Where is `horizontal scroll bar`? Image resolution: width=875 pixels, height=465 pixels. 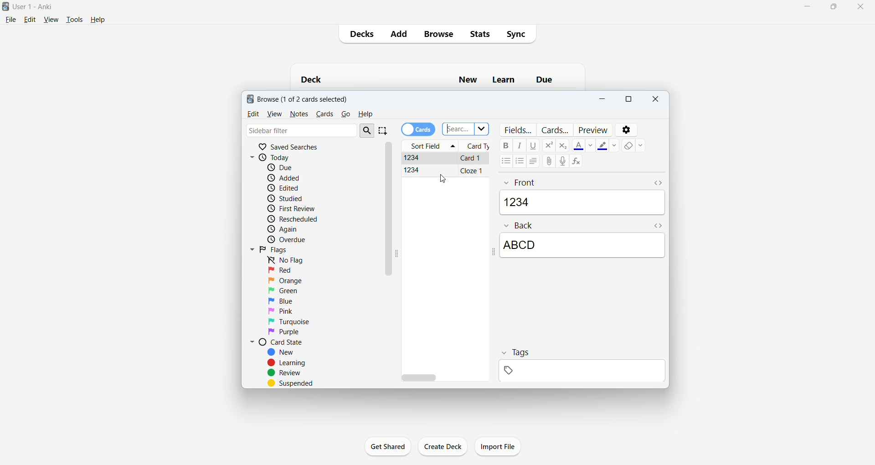 horizontal scroll bar is located at coordinates (445, 376).